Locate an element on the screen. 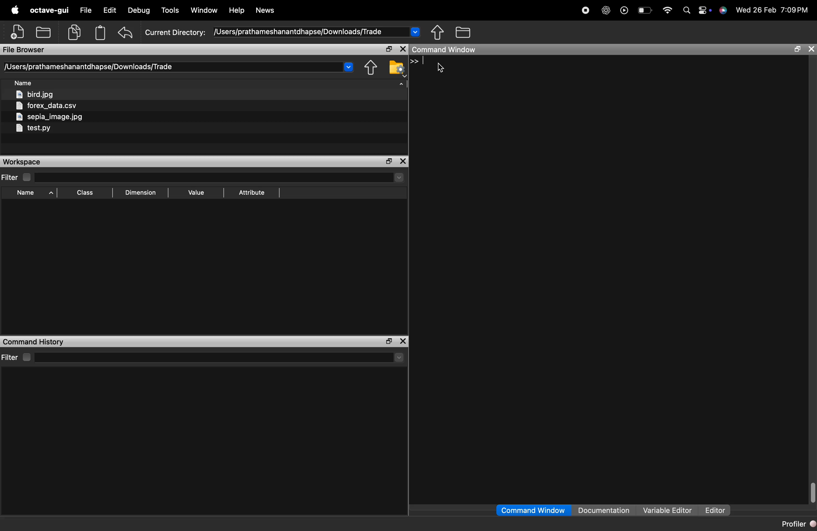 This screenshot has width=817, height=531. octave-gui is located at coordinates (50, 11).